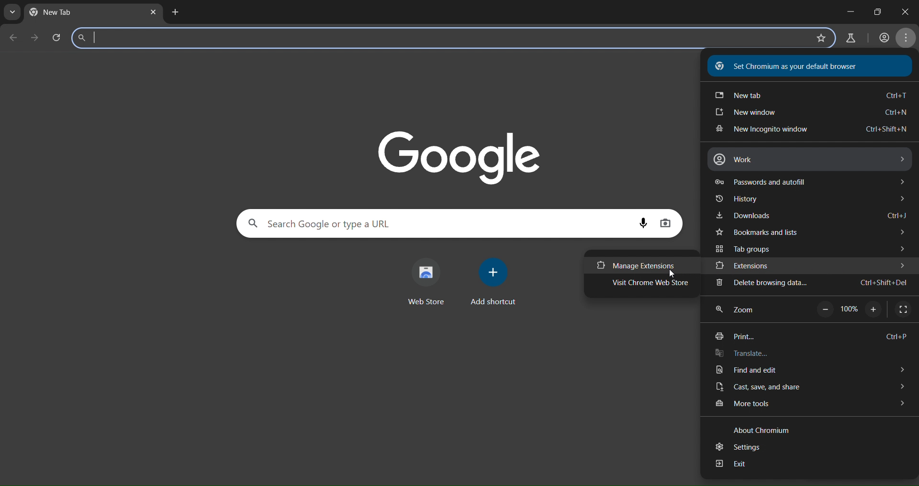 This screenshot has height=486, width=919. I want to click on exit, so click(741, 466).